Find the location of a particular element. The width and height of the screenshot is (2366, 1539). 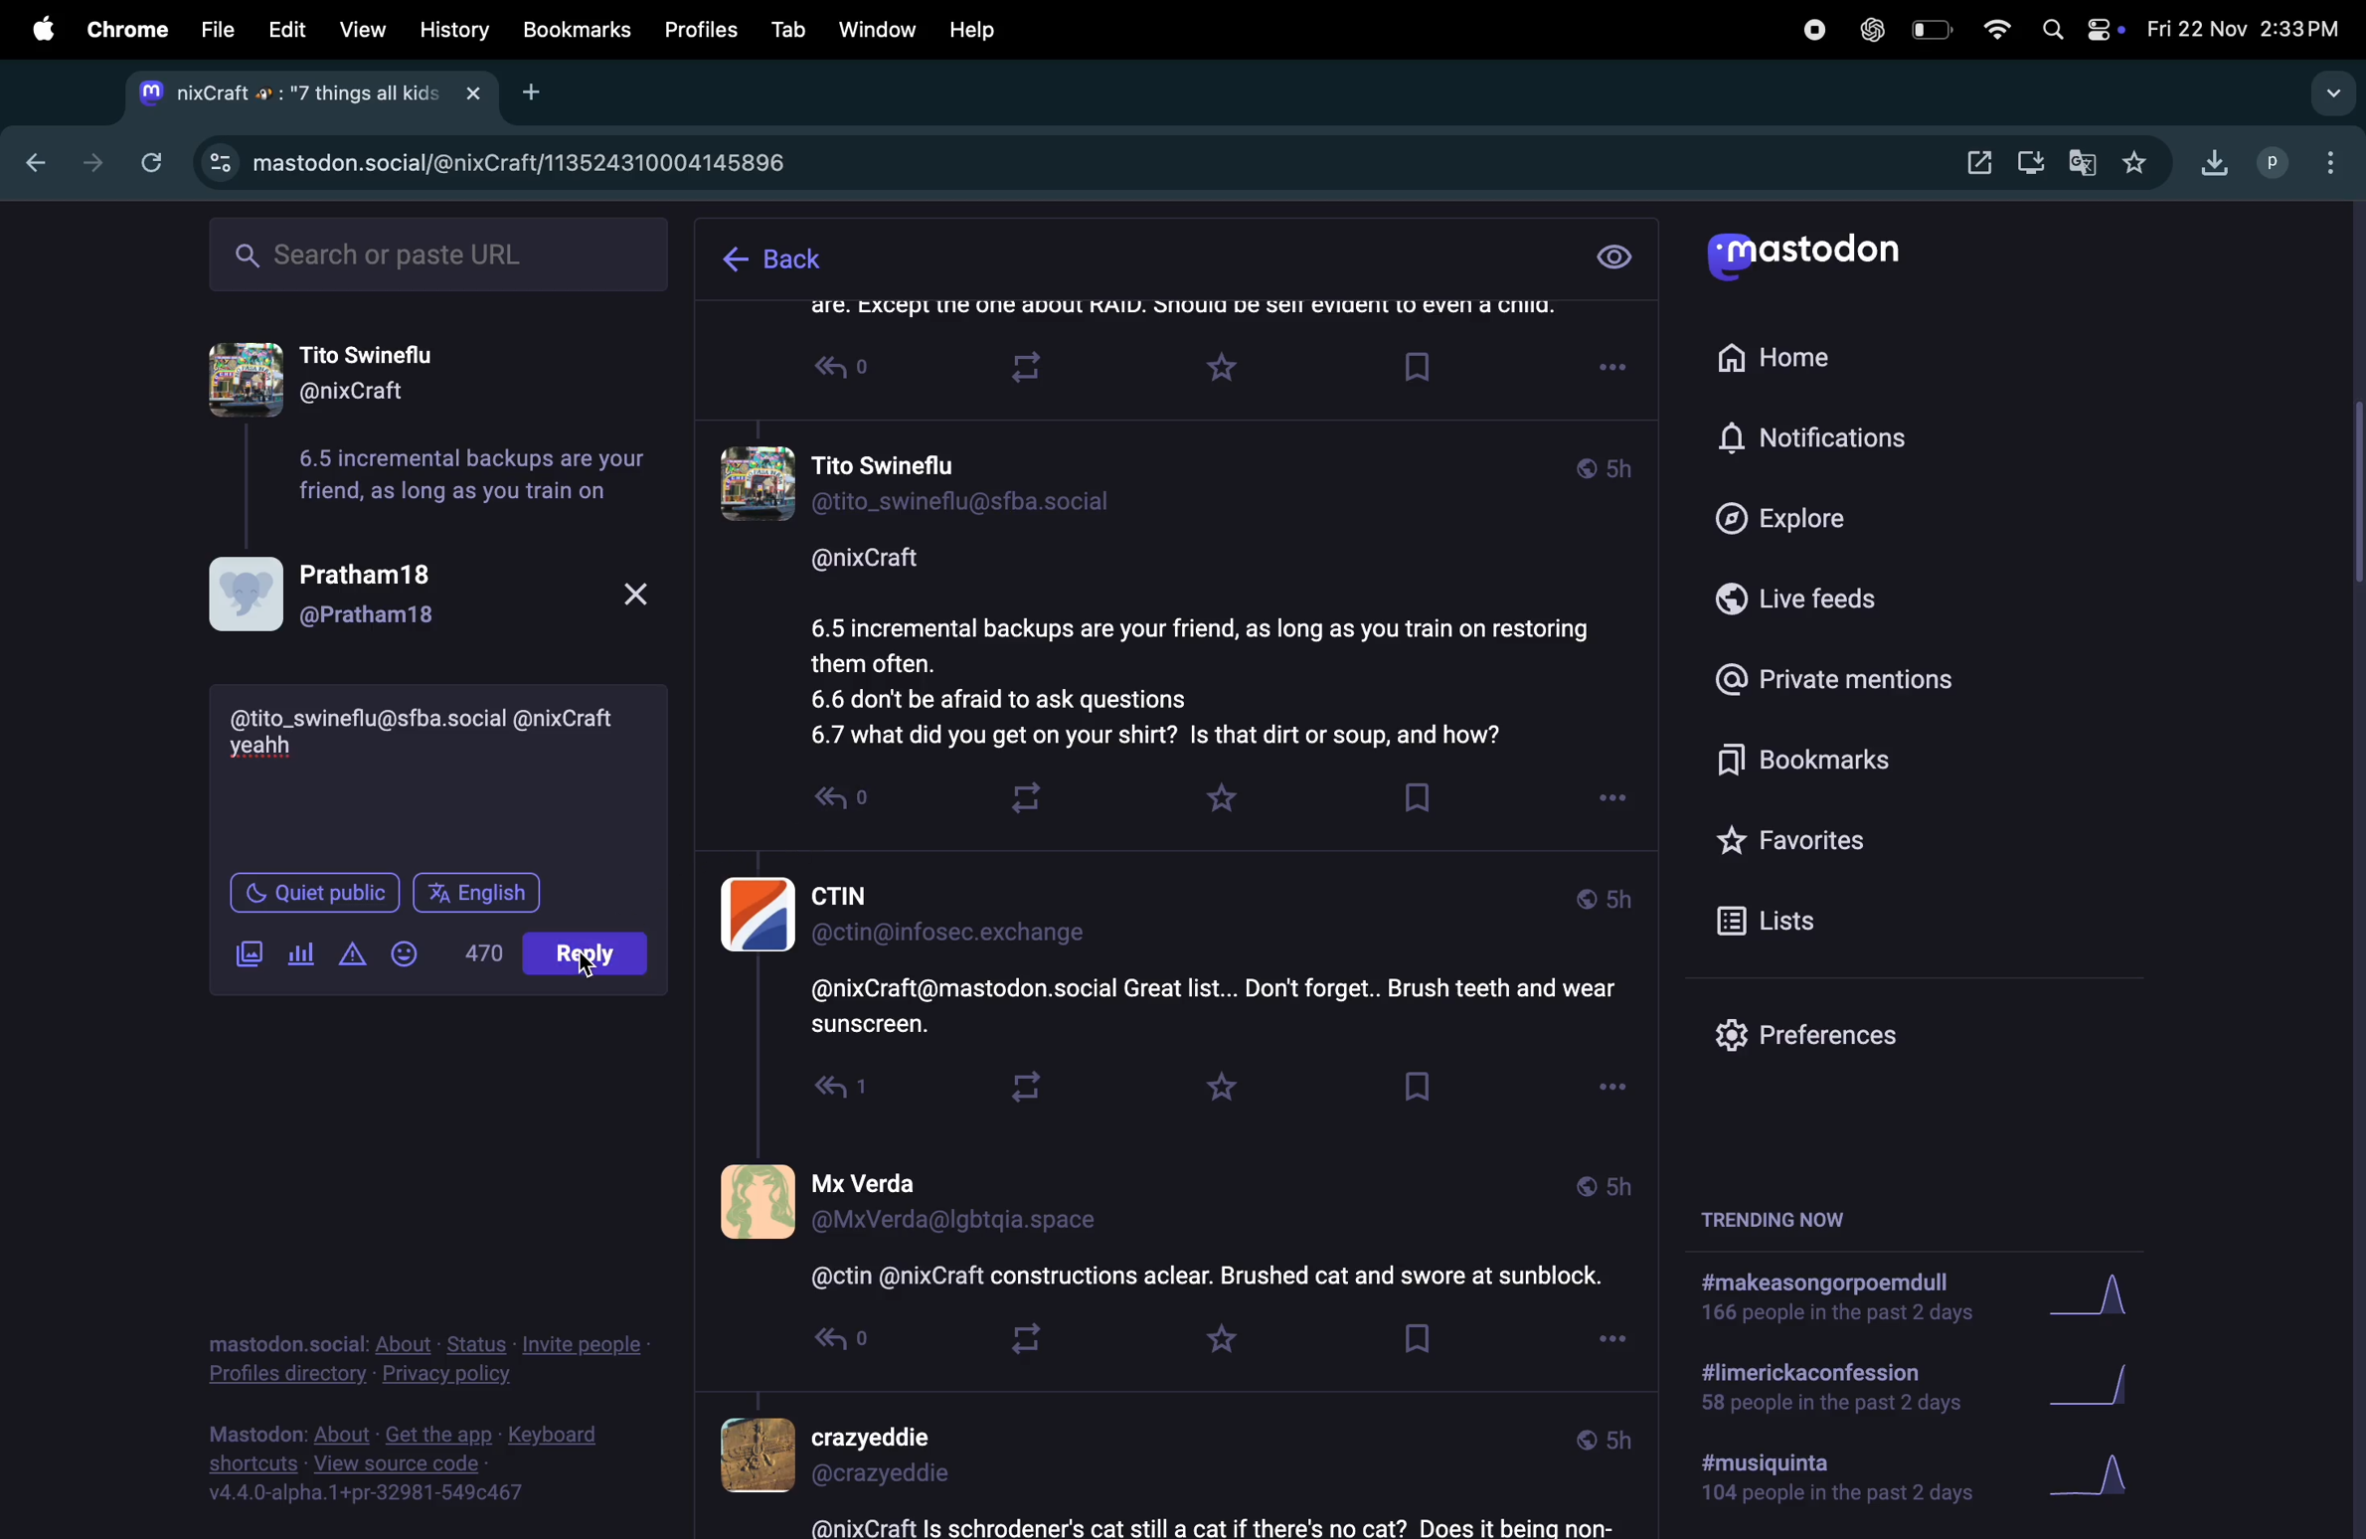

wifi is located at coordinates (1994, 32).